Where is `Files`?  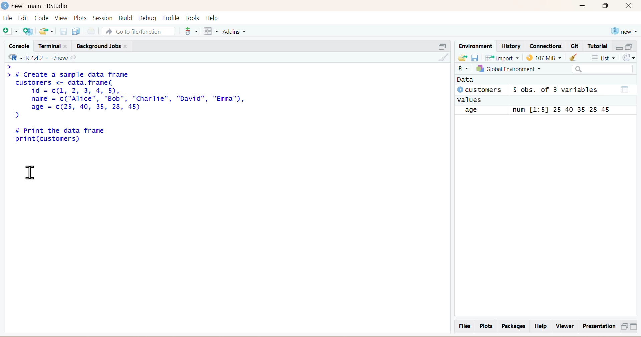 Files is located at coordinates (464, 326).